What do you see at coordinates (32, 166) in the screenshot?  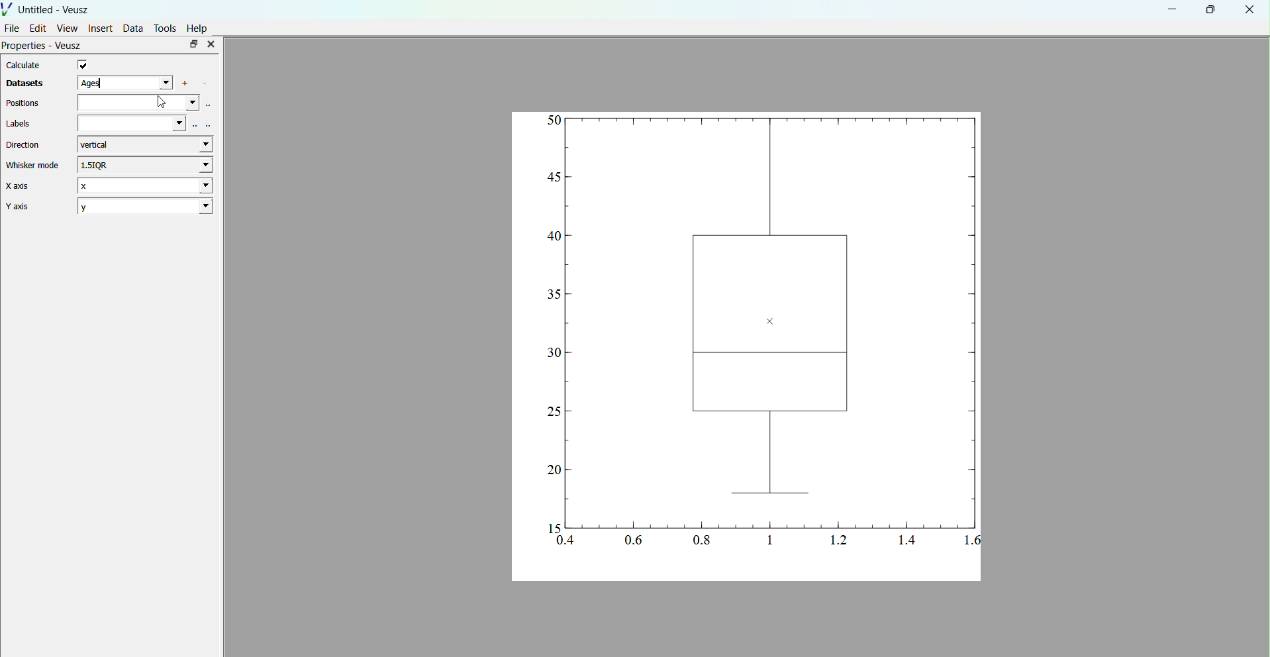 I see `Whisker mode` at bounding box center [32, 166].